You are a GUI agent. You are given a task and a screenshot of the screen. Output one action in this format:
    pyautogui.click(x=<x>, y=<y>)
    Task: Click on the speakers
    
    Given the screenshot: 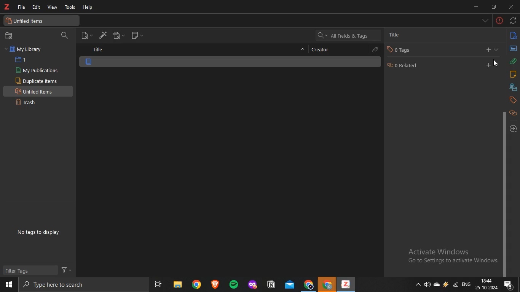 What is the action you would take?
    pyautogui.click(x=427, y=285)
    